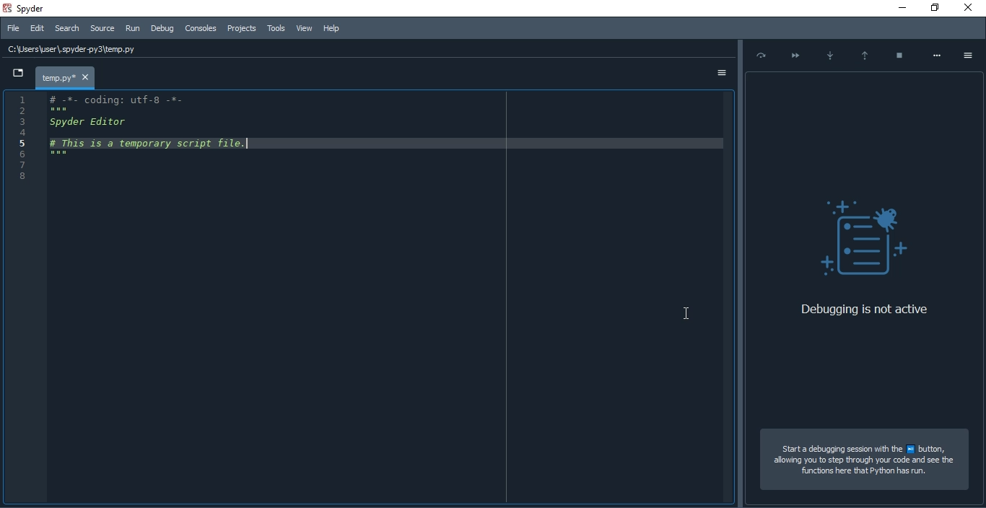  Describe the element at coordinates (865, 51) in the screenshot. I see `Execute till; function or methods return` at that location.